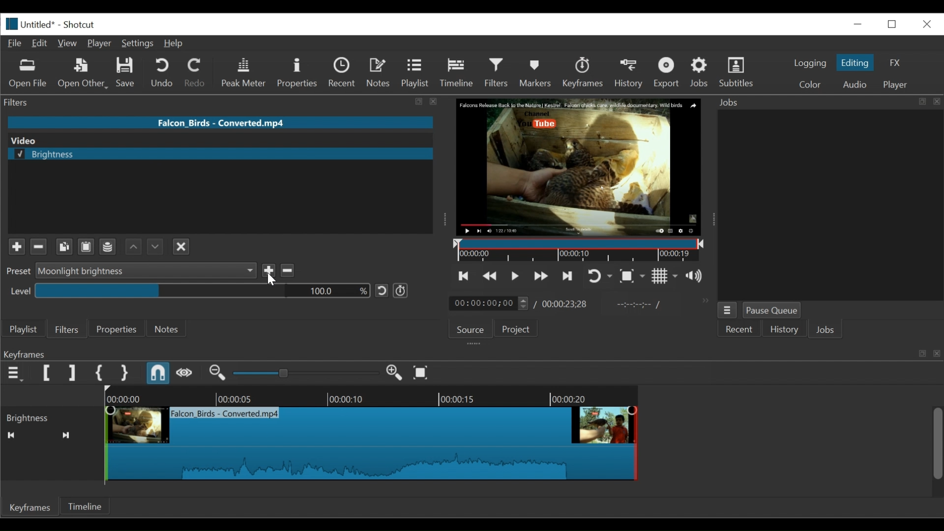 The width and height of the screenshot is (944, 531). I want to click on Recent, so click(343, 73).